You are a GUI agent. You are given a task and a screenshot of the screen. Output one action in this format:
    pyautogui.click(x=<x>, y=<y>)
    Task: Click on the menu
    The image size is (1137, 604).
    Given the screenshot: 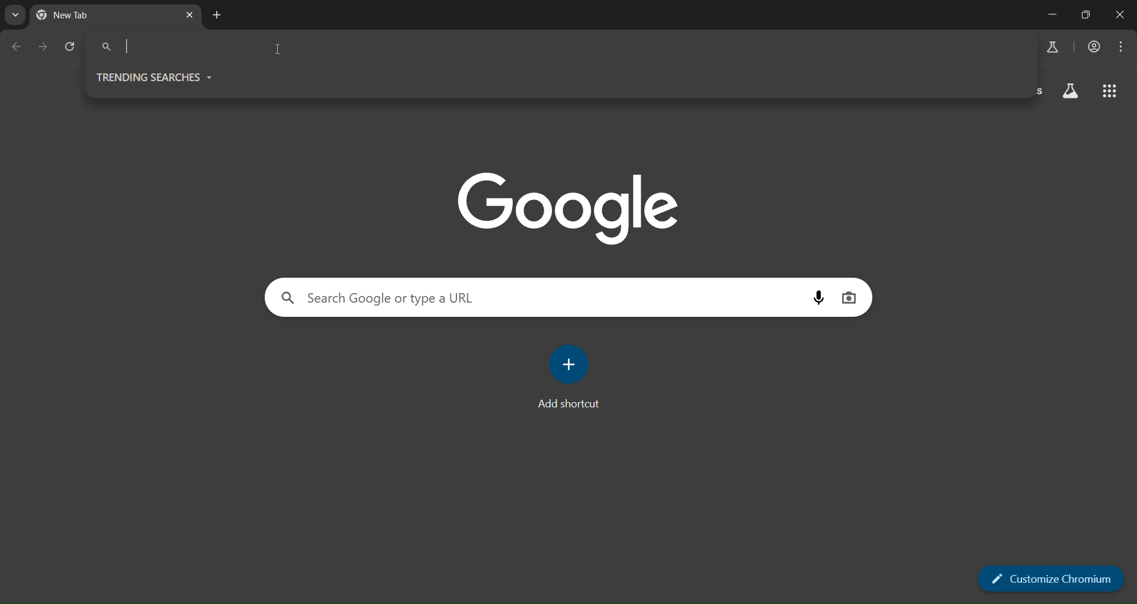 What is the action you would take?
    pyautogui.click(x=1122, y=47)
    